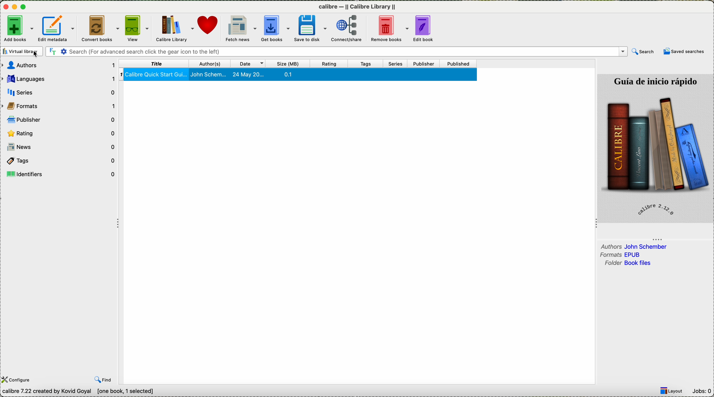  I want to click on folder , so click(626, 263).